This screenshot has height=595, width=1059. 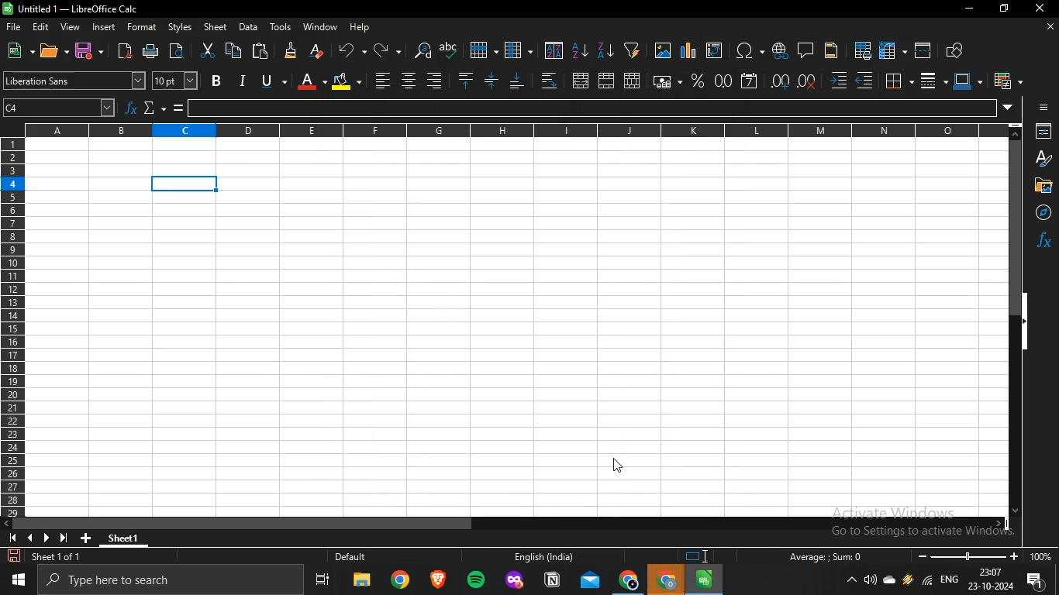 What do you see at coordinates (367, 557) in the screenshot?
I see `Default` at bounding box center [367, 557].